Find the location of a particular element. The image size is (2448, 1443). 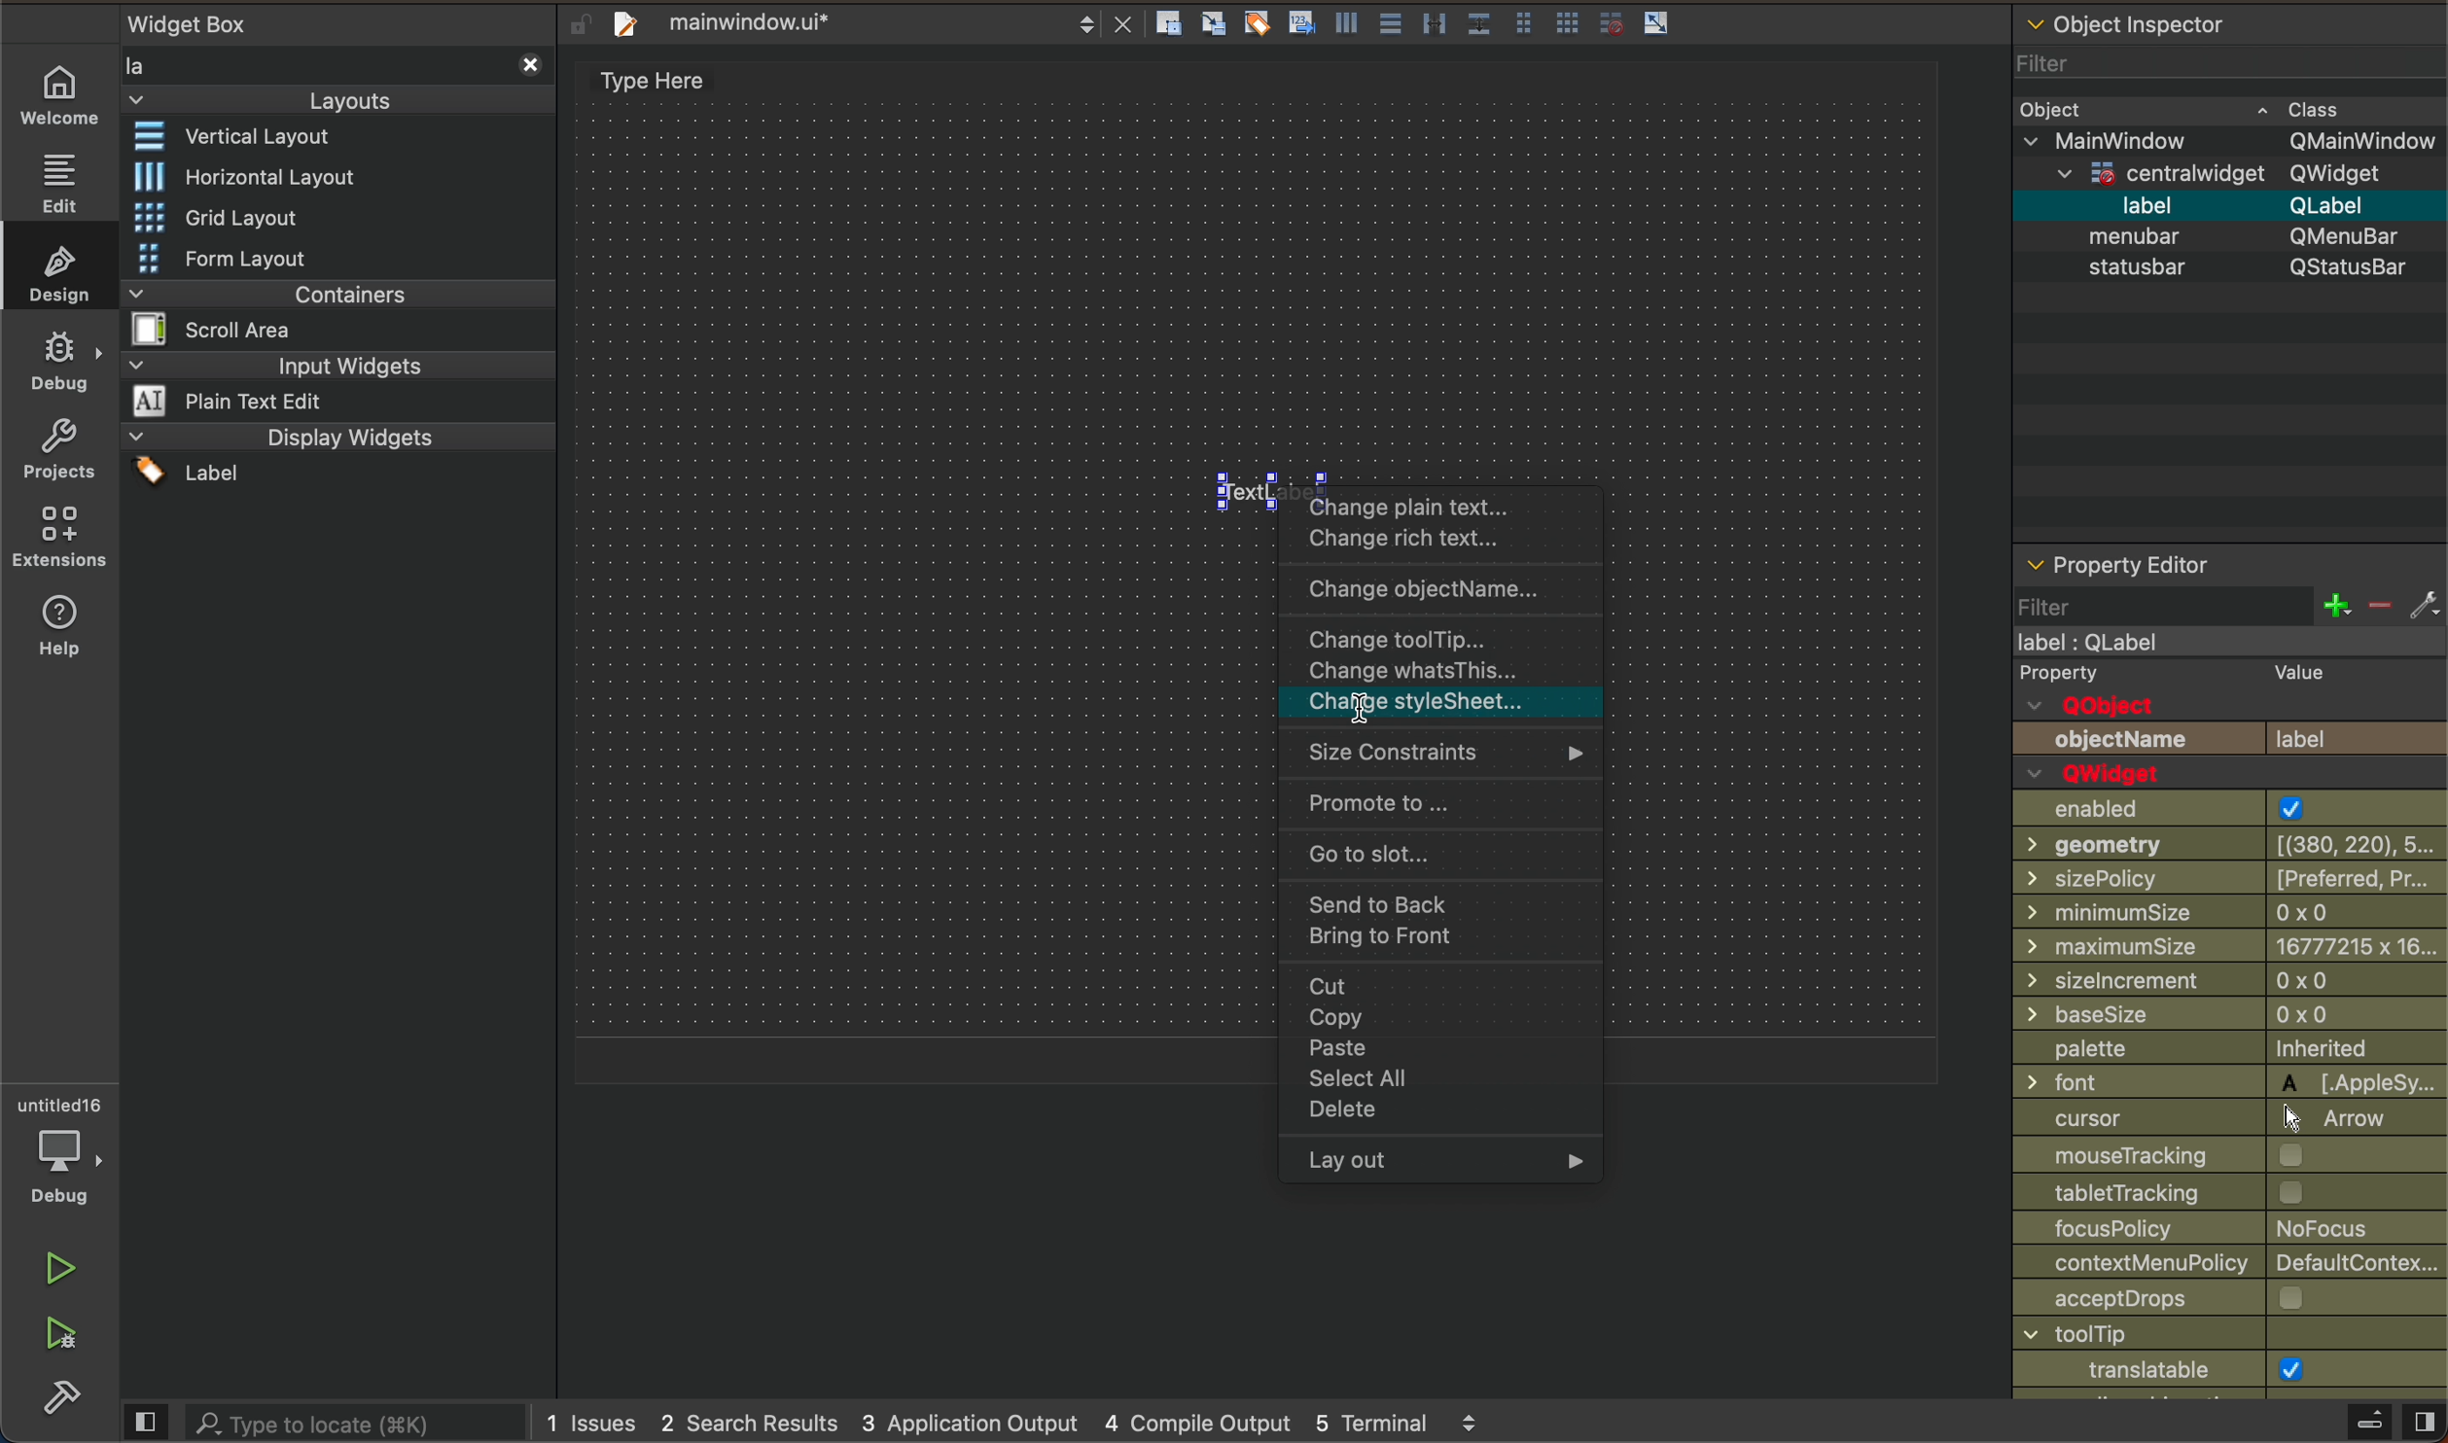

palette is located at coordinates (2217, 1050).